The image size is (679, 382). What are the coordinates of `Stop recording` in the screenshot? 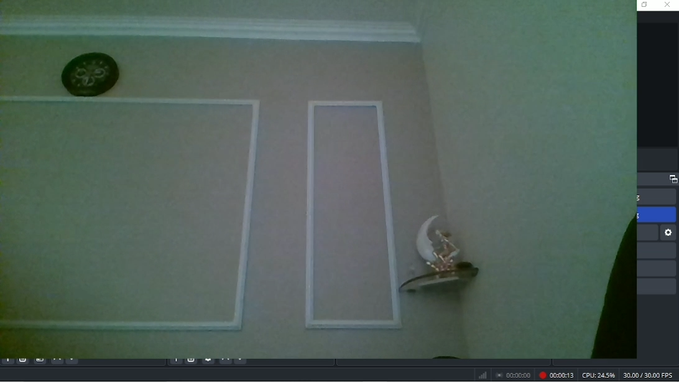 It's located at (513, 376).